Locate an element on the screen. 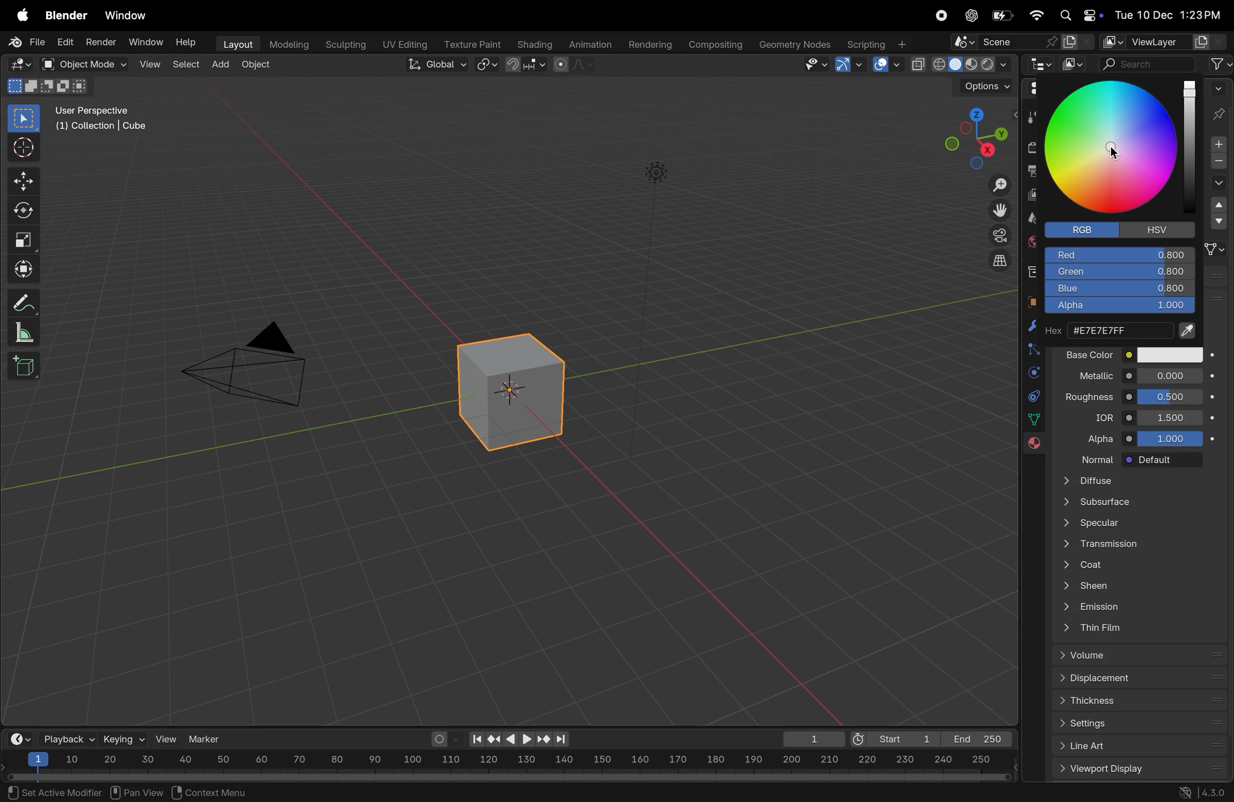  battery is located at coordinates (1004, 15).